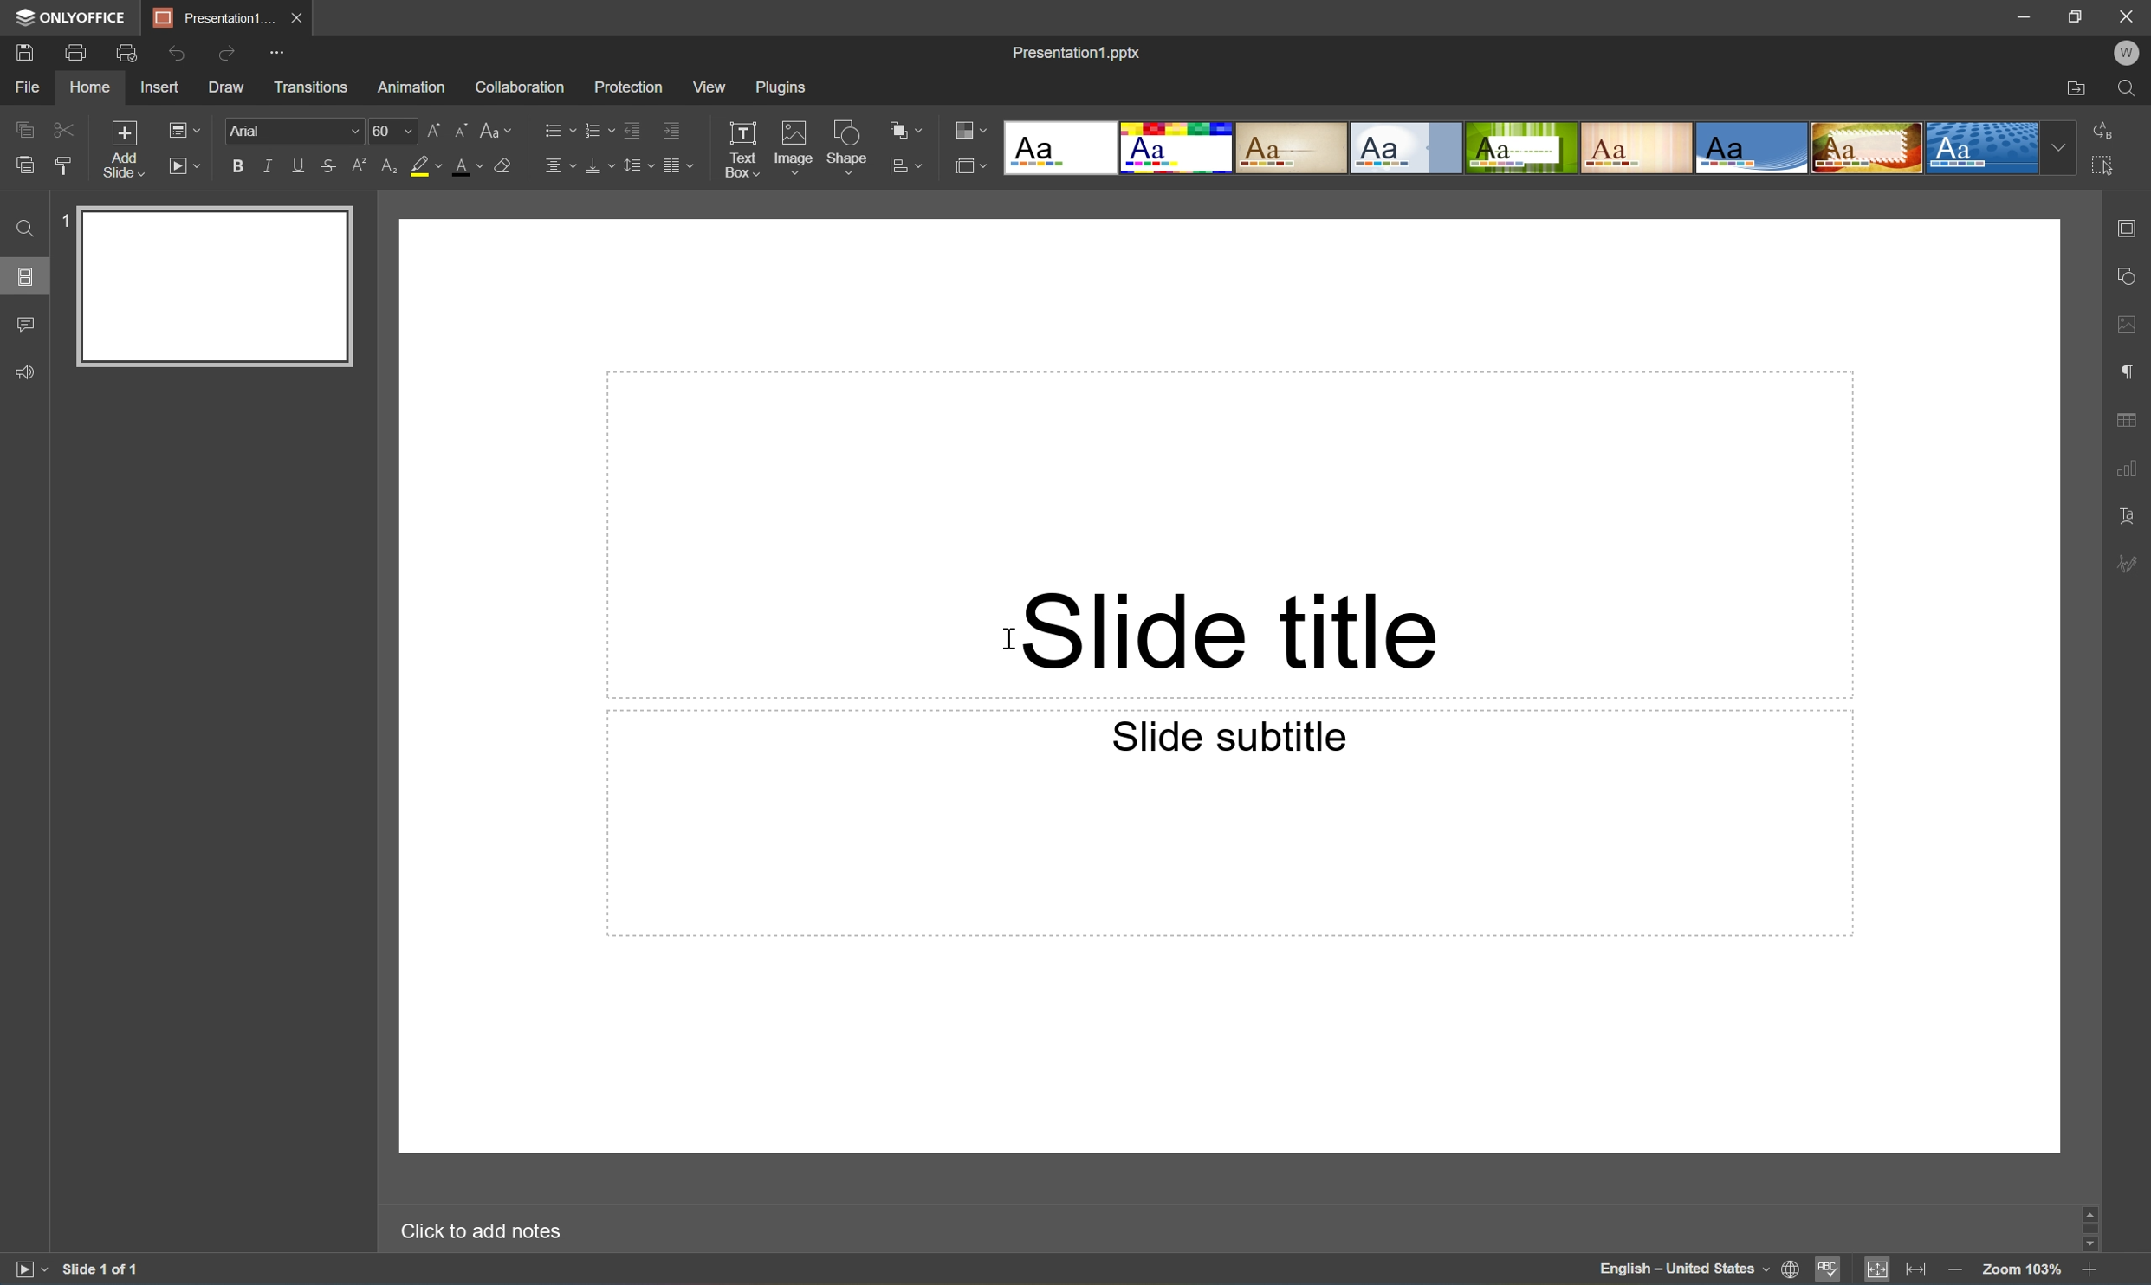 This screenshot has height=1285, width=2151. What do you see at coordinates (24, 163) in the screenshot?
I see `Paste` at bounding box center [24, 163].